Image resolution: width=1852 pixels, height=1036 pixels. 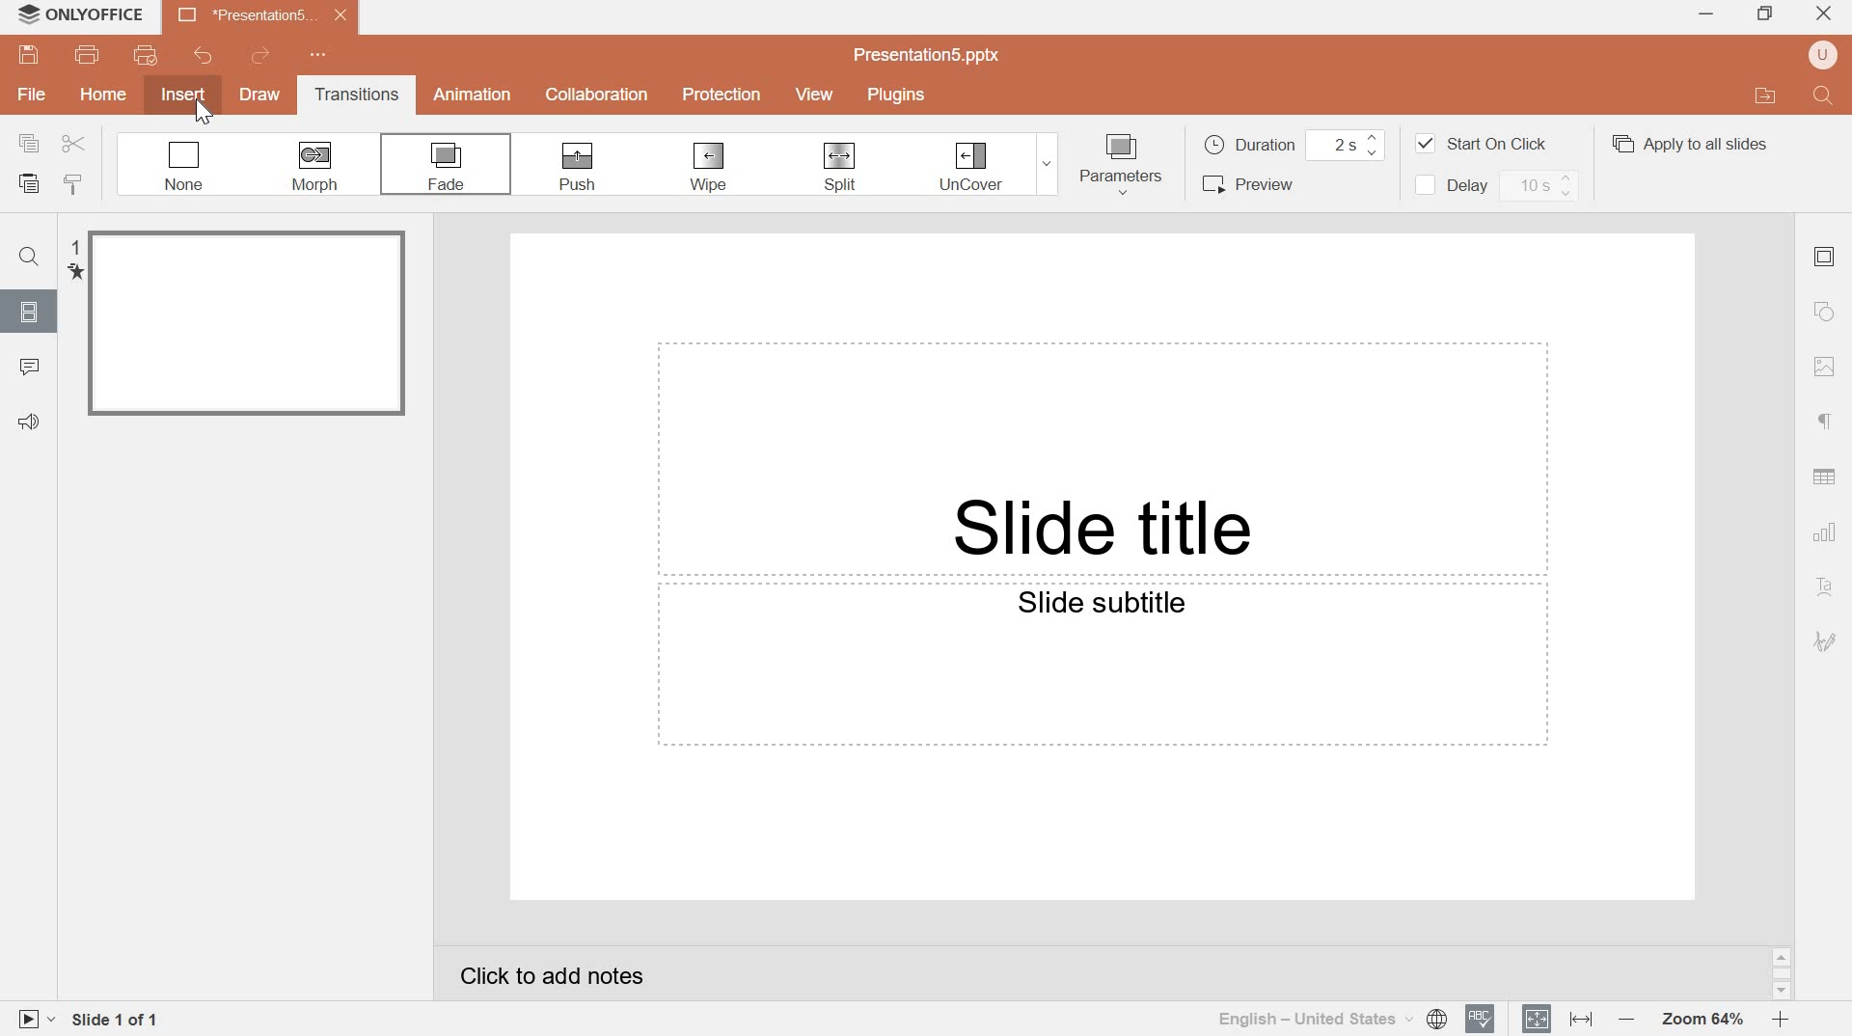 I want to click on zoom out, so click(x=1623, y=1018).